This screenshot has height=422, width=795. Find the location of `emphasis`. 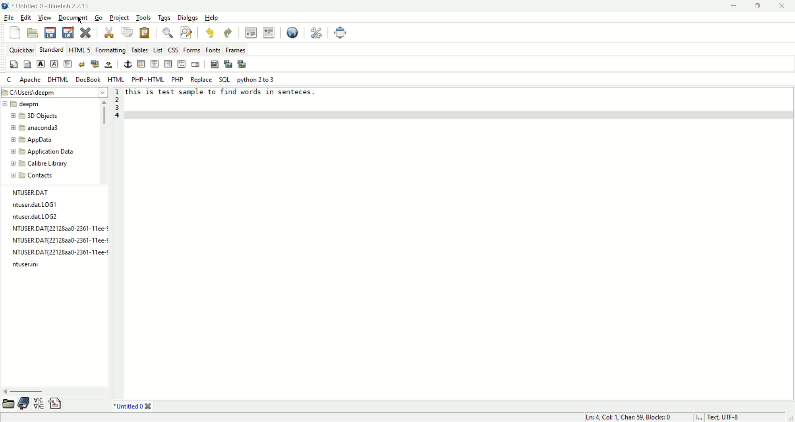

emphasis is located at coordinates (54, 64).